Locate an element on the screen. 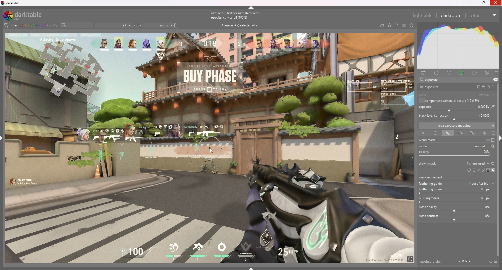 Image resolution: width=502 pixels, height=270 pixels. mask refinement is located at coordinates (432, 177).